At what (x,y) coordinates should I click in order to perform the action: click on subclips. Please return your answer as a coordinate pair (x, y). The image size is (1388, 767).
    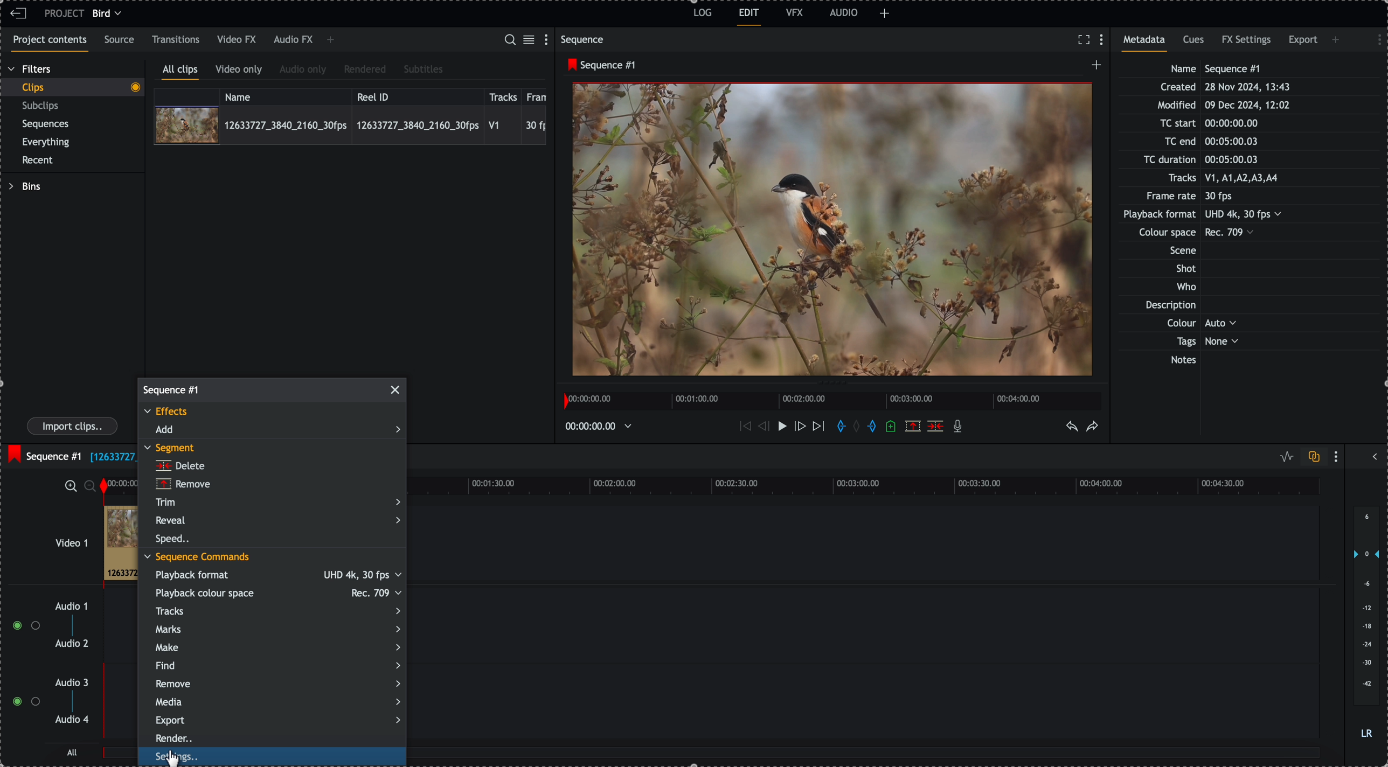
    Looking at the image, I should click on (43, 106).